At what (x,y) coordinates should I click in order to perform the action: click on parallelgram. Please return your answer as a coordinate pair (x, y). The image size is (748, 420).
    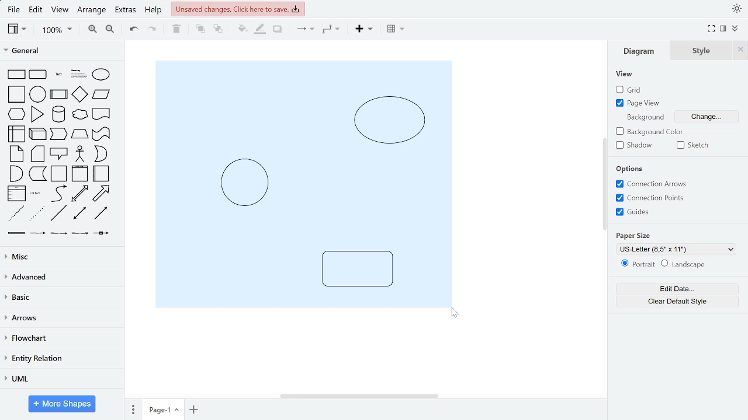
    Looking at the image, I should click on (102, 94).